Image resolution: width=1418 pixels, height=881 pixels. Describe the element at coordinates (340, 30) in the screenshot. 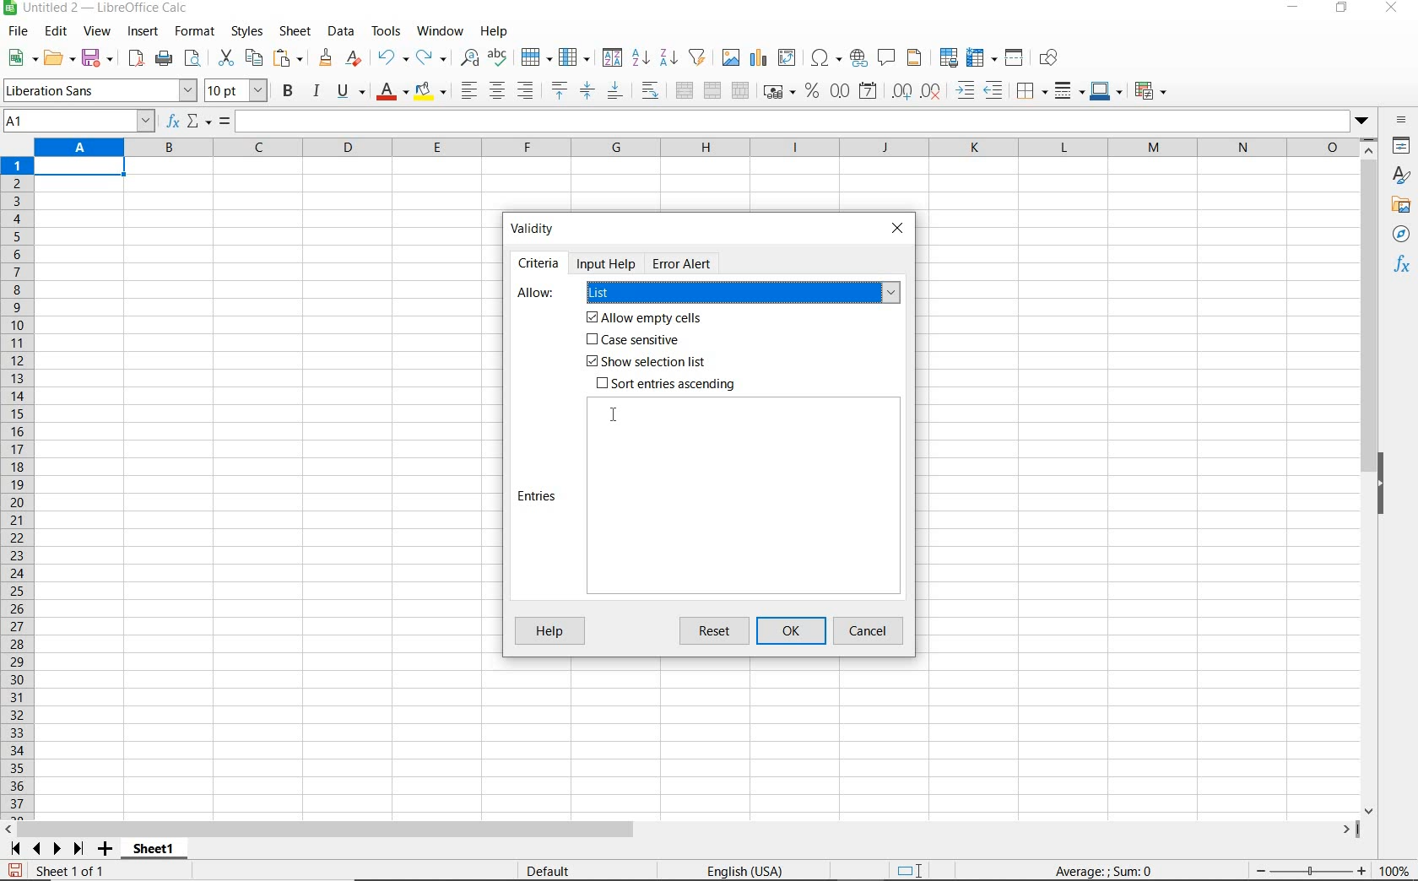

I see `data` at that location.